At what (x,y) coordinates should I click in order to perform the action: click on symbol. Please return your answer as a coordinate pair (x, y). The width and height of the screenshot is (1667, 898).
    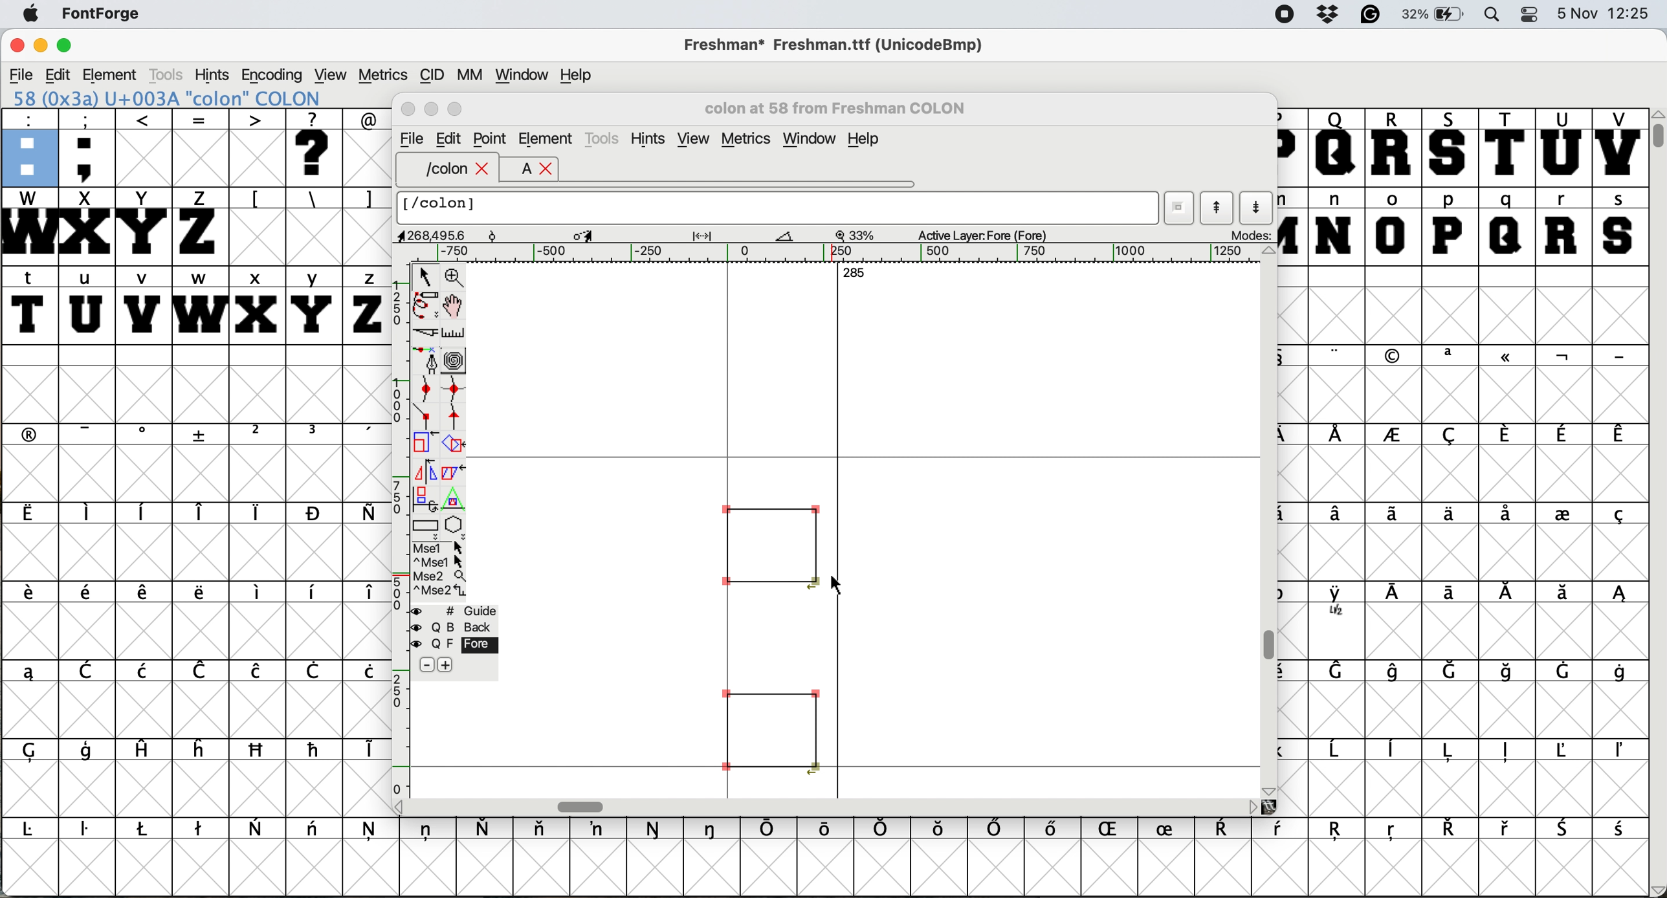
    Looking at the image, I should click on (1398, 671).